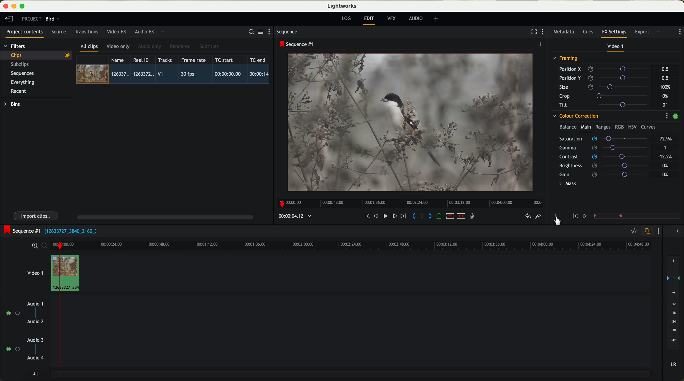 This screenshot has width=684, height=381. I want to click on add 'in' mark, so click(413, 217).